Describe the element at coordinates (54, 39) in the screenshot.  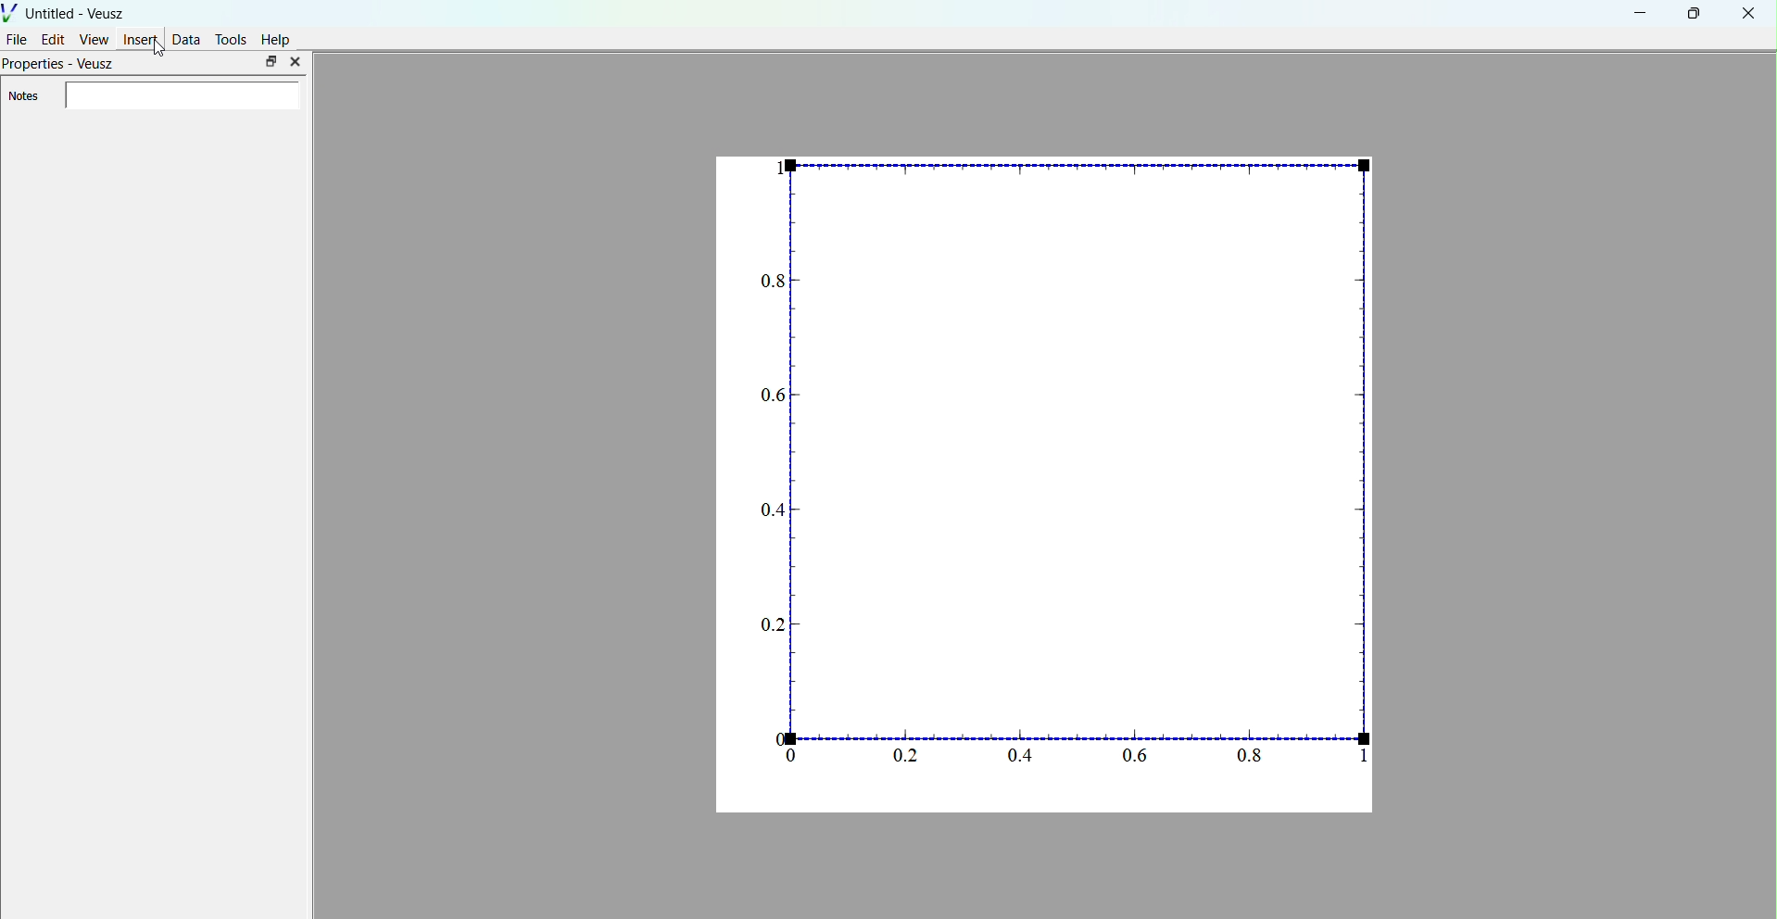
I see `Edit` at that location.